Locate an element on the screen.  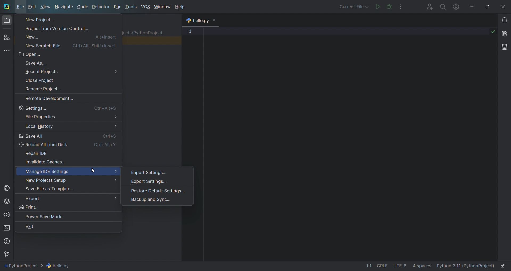
invalidate cache is located at coordinates (68, 161).